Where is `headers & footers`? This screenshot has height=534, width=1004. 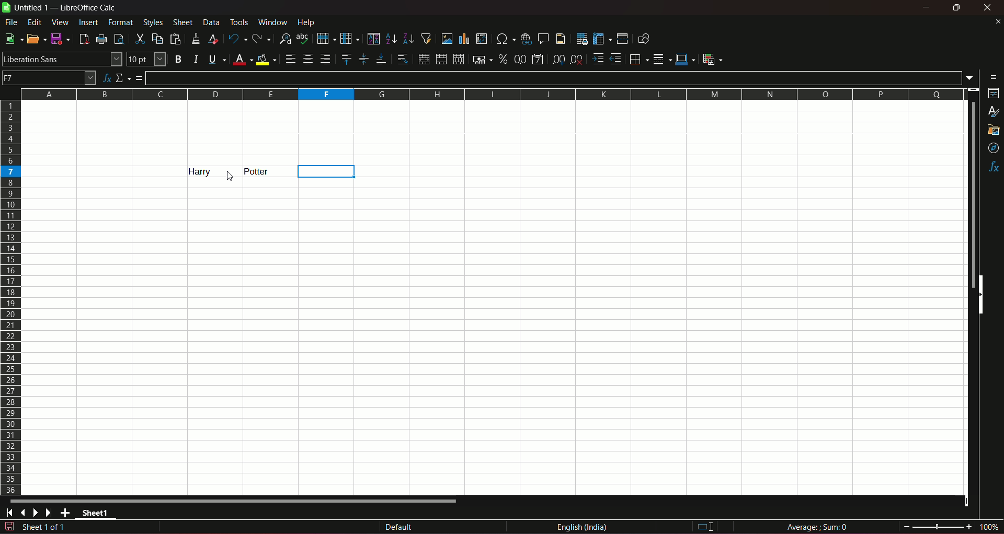 headers & footers is located at coordinates (560, 38).